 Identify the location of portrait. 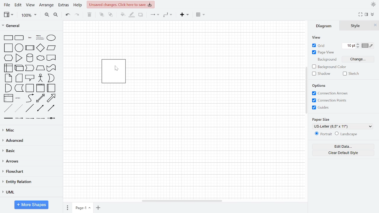
(324, 134).